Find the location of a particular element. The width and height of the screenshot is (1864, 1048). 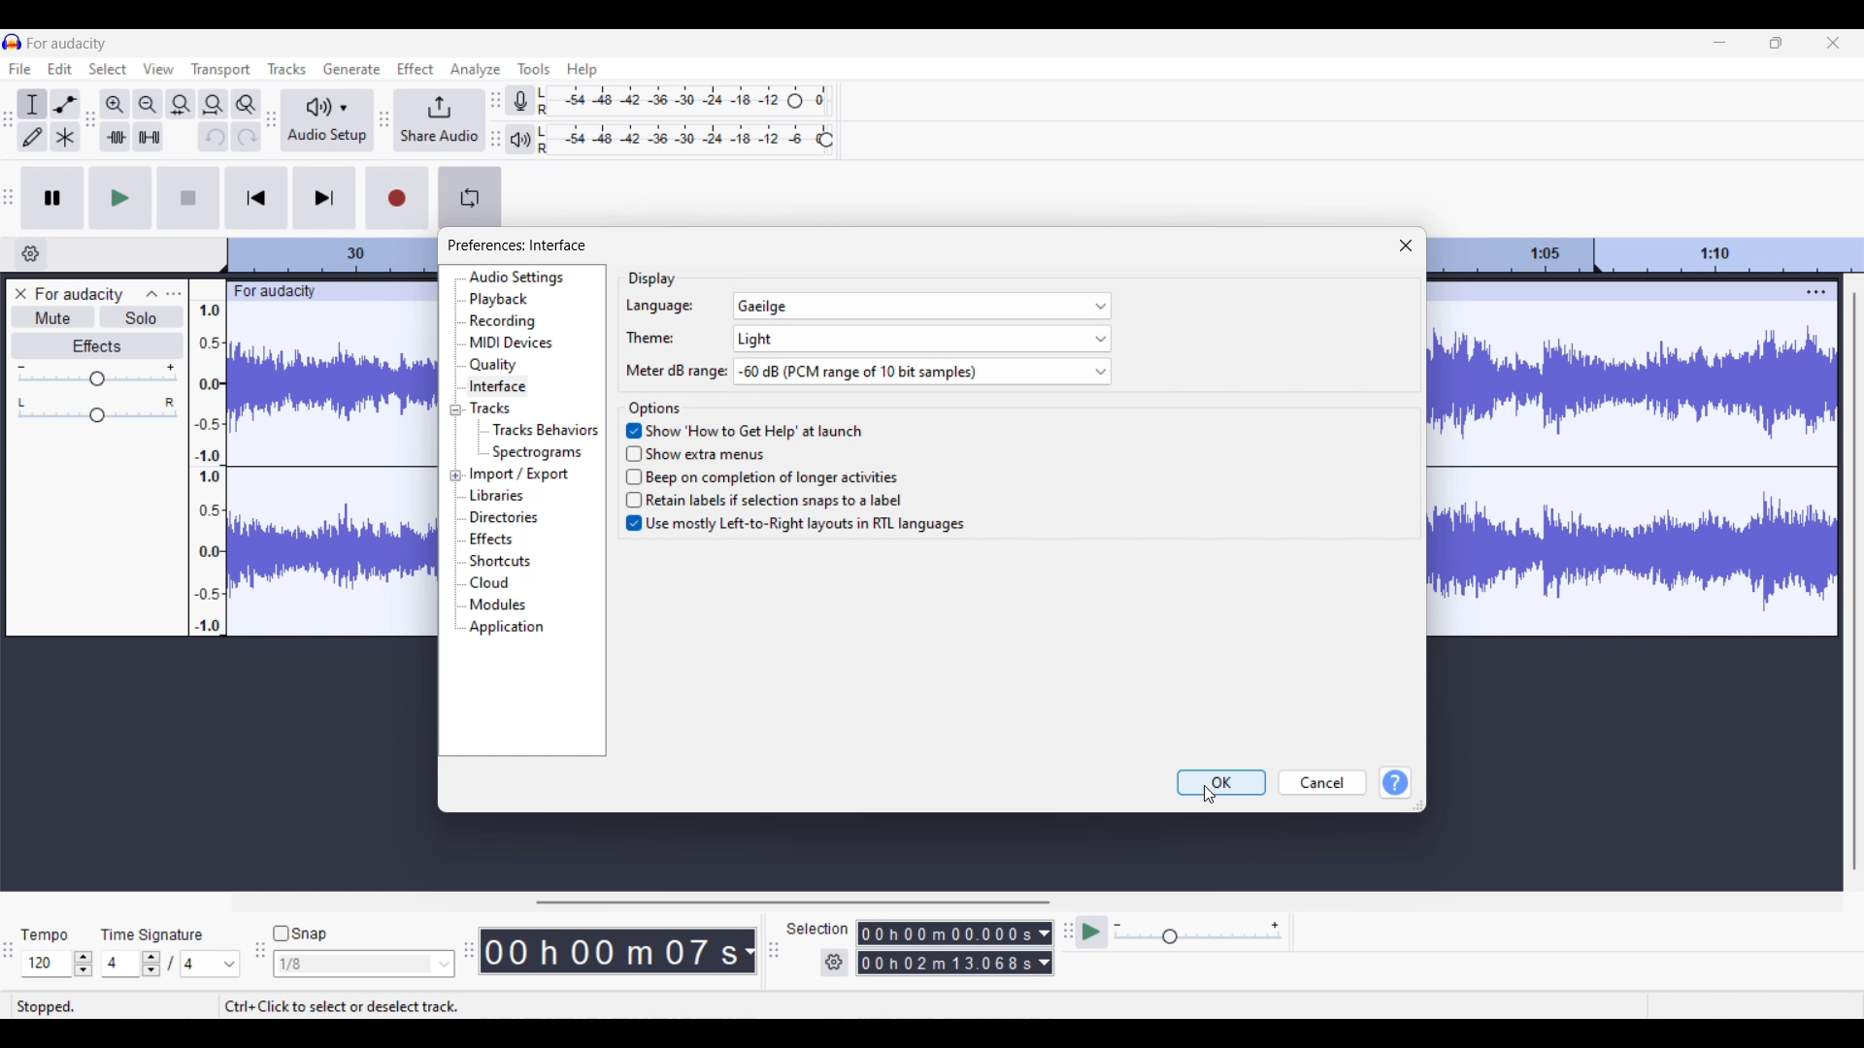

time signature is located at coordinates (153, 934).